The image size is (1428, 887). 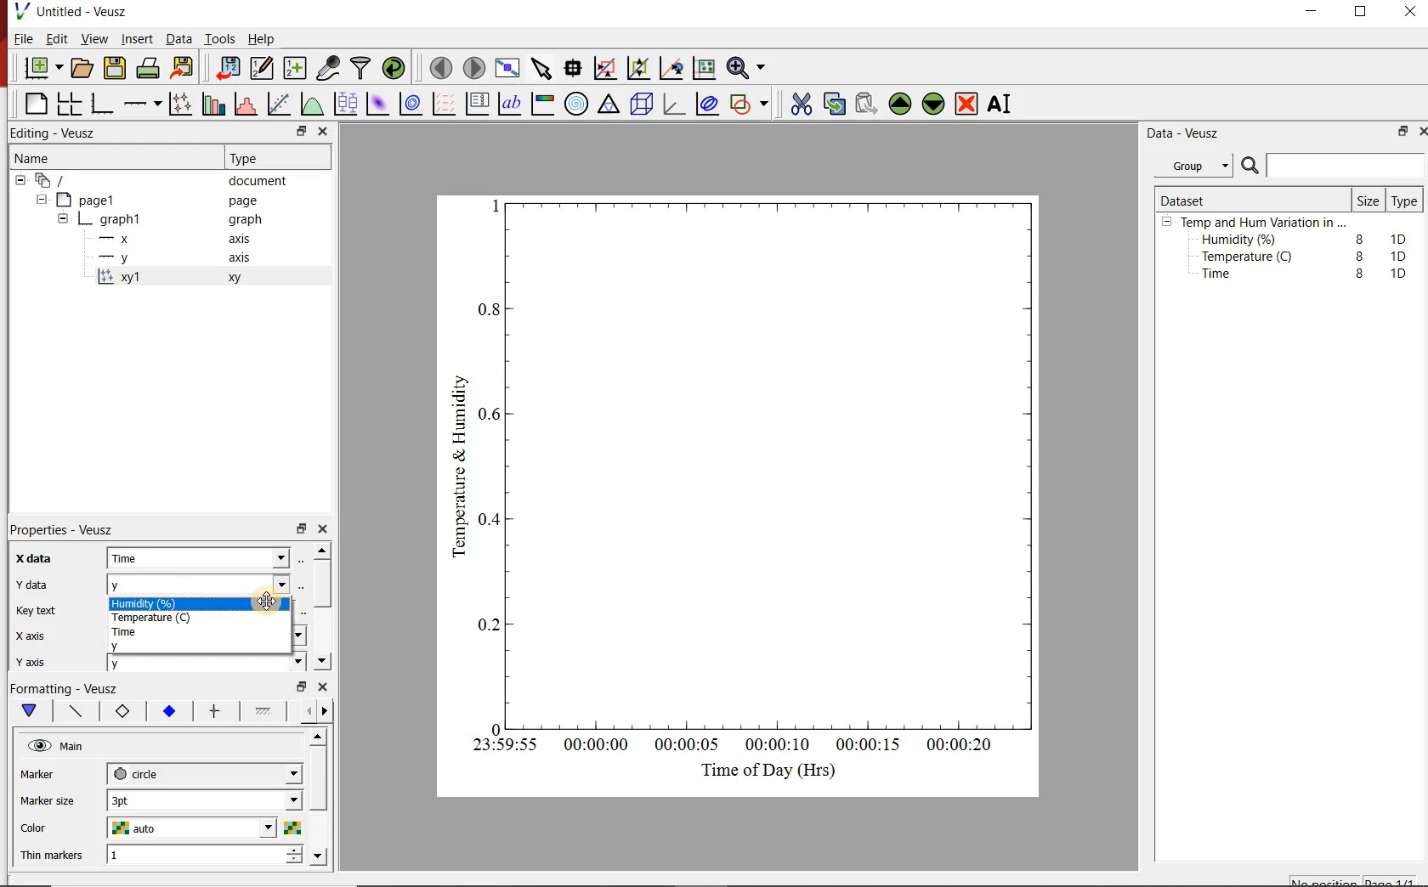 What do you see at coordinates (57, 41) in the screenshot?
I see `Edit` at bounding box center [57, 41].